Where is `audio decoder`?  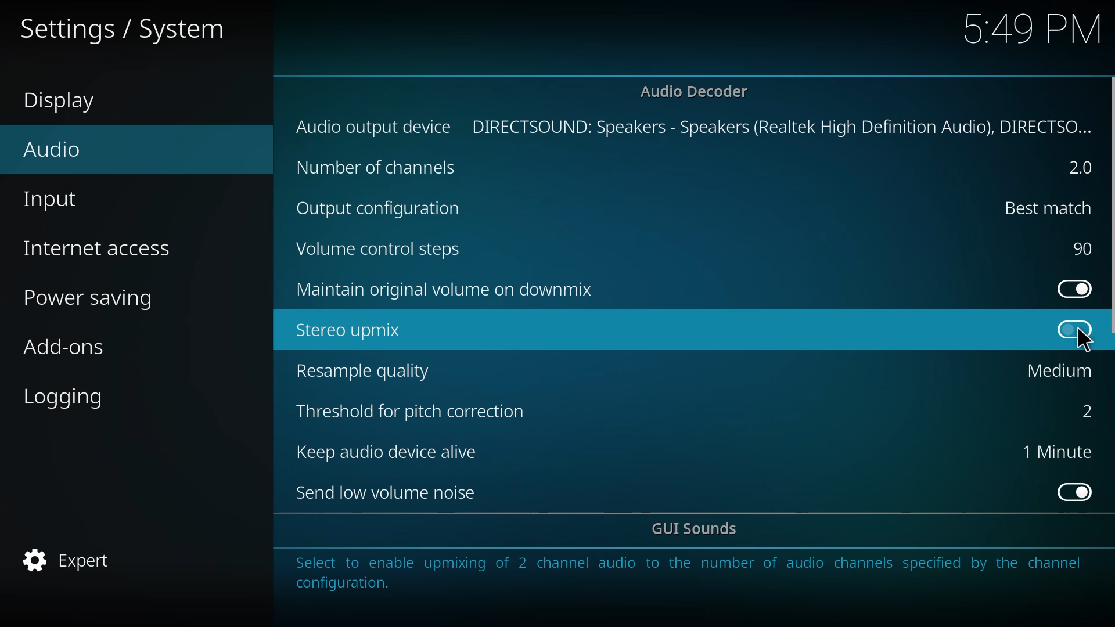
audio decoder is located at coordinates (695, 91).